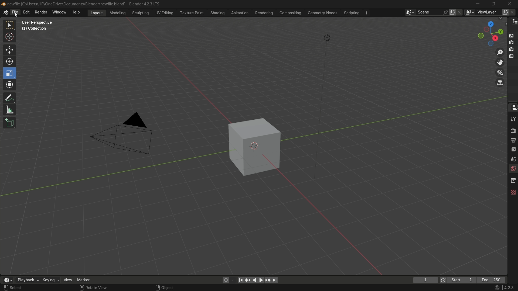 Image resolution: width=518 pixels, height=291 pixels. What do you see at coordinates (171, 286) in the screenshot?
I see `Object` at bounding box center [171, 286].